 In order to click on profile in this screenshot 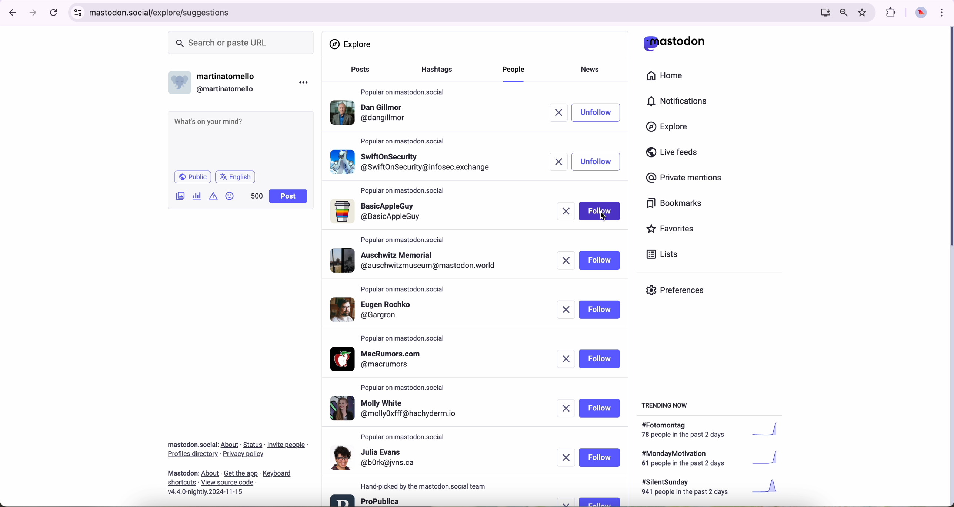, I will do `click(413, 160)`.